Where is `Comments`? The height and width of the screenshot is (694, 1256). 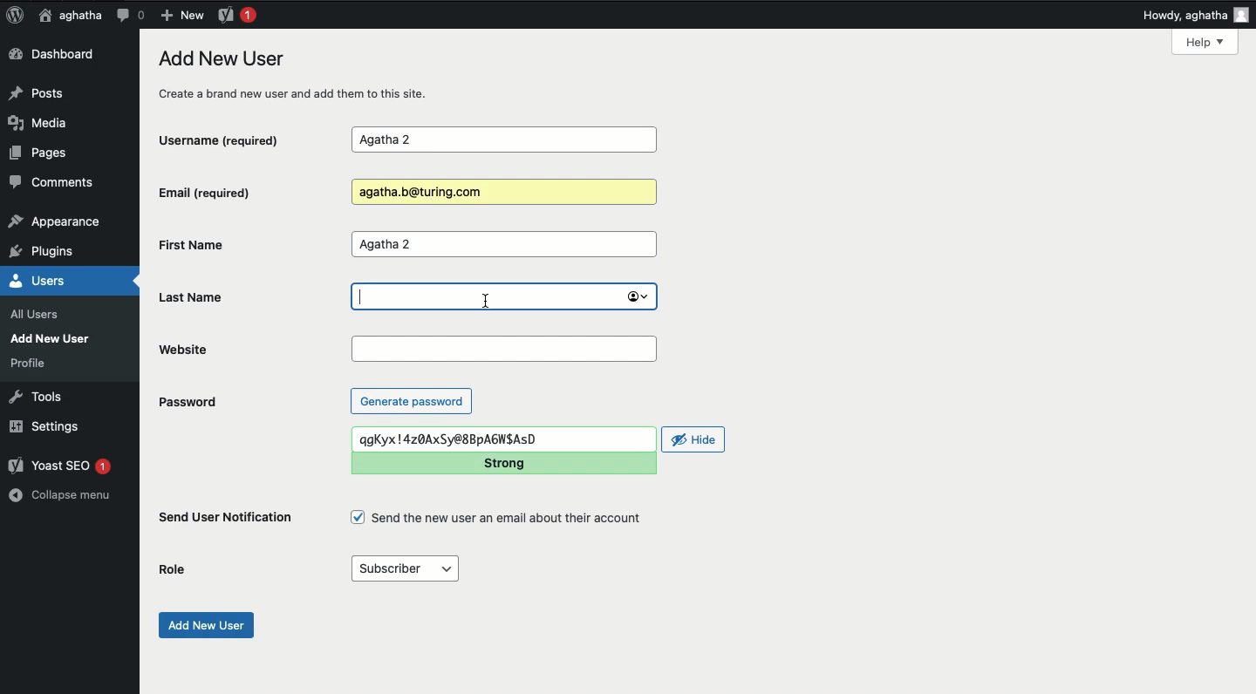 Comments is located at coordinates (53, 185).